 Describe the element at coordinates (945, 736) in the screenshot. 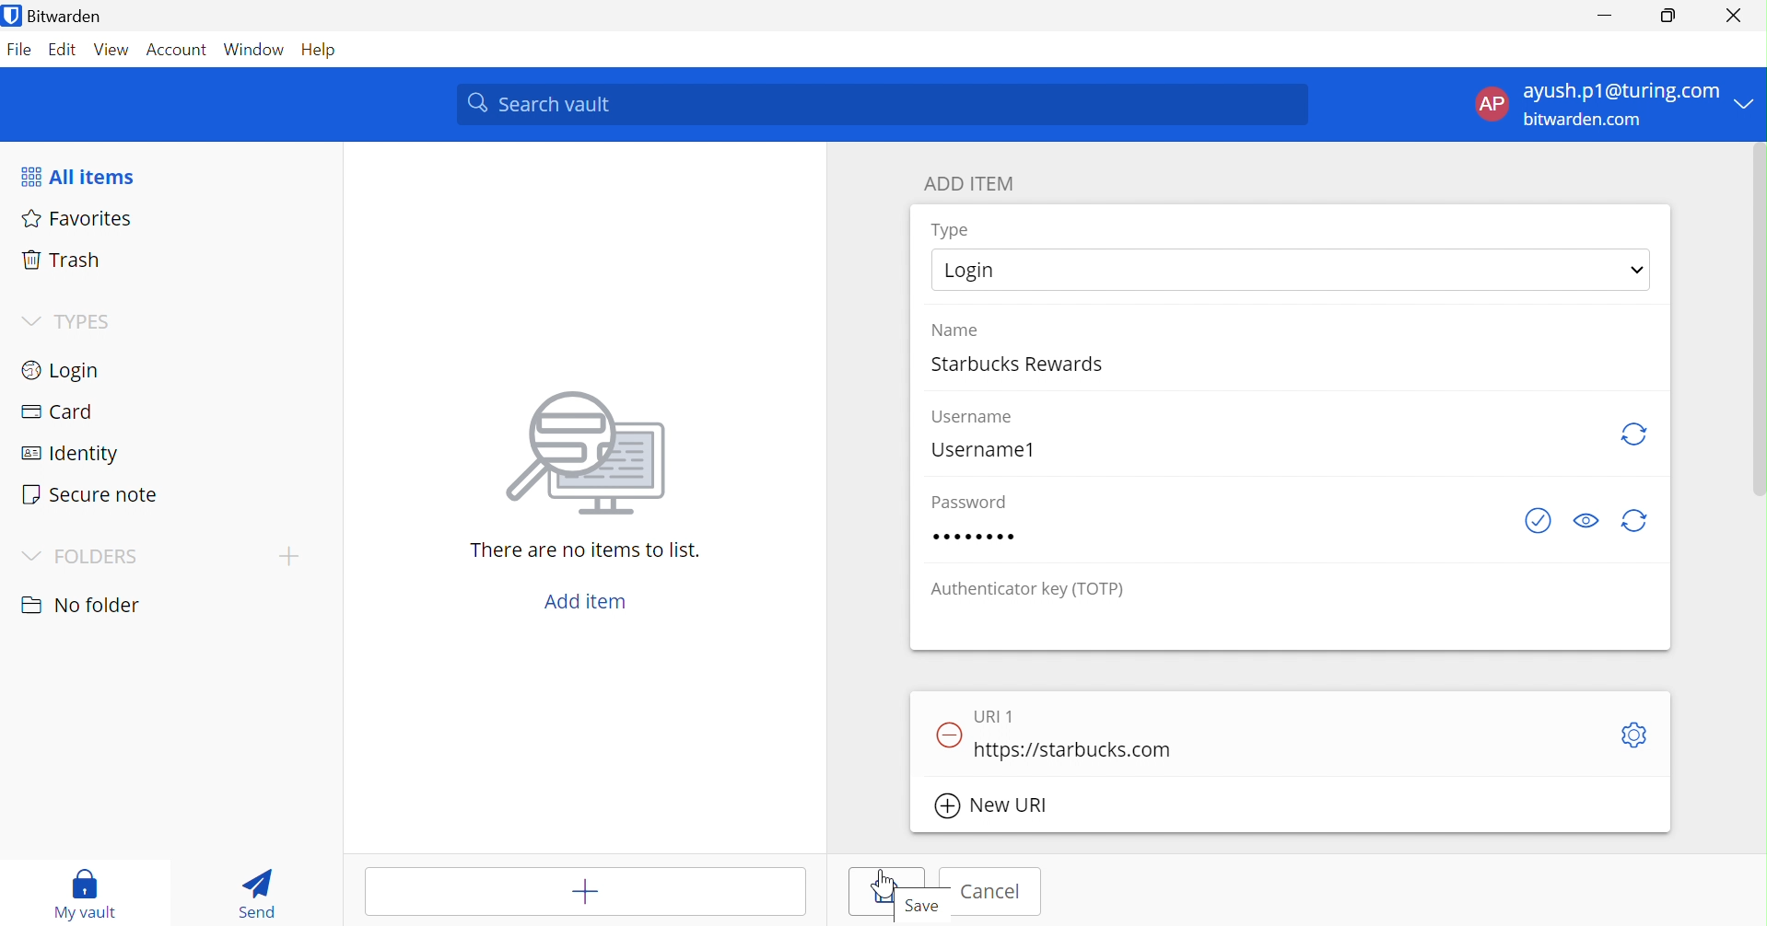

I see `Remove` at that location.